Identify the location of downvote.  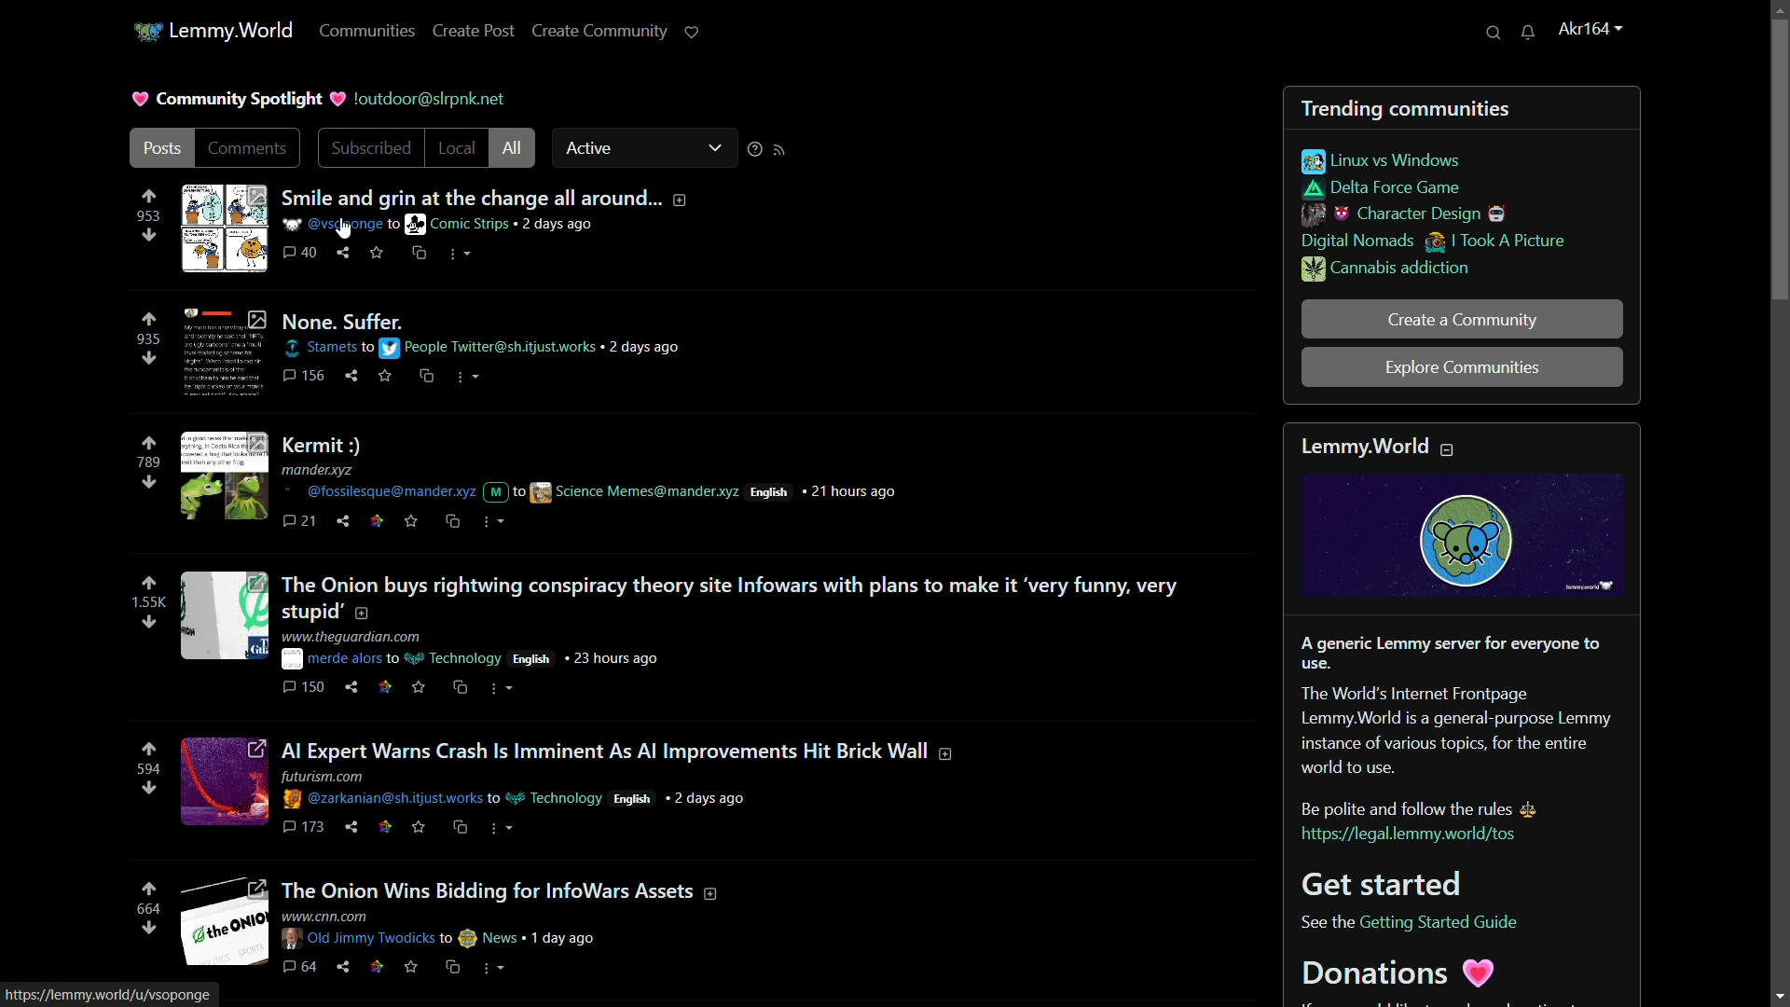
(147, 623).